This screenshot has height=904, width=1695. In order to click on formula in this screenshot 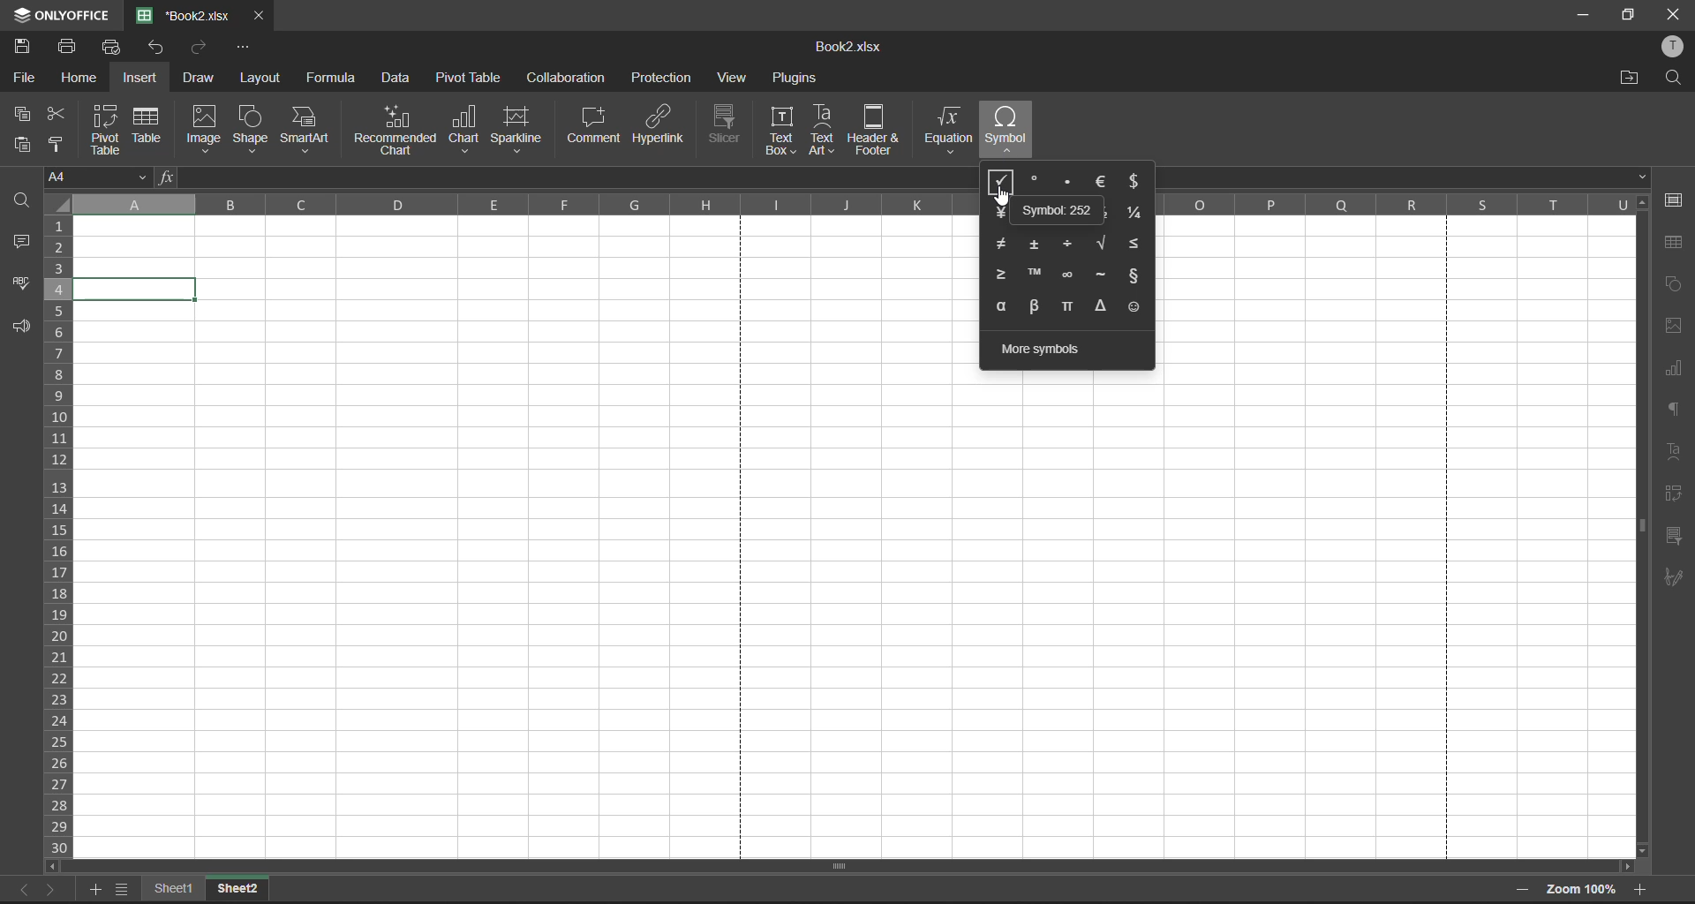, I will do `click(328, 79)`.